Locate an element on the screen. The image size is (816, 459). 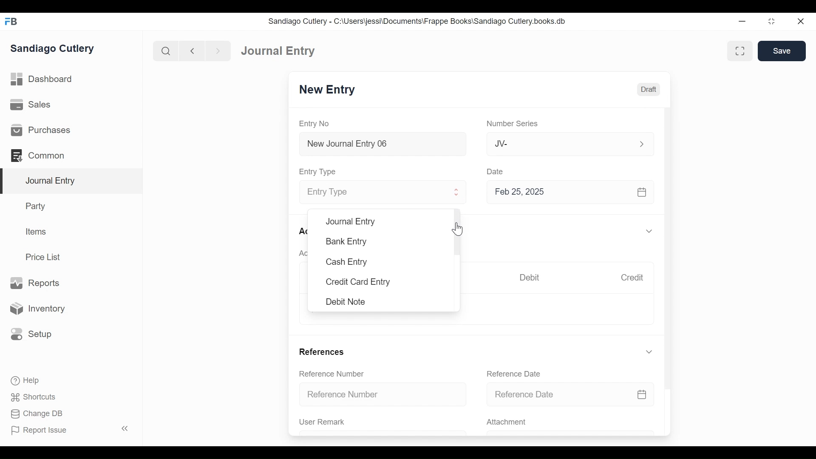
Reports is located at coordinates (34, 283).